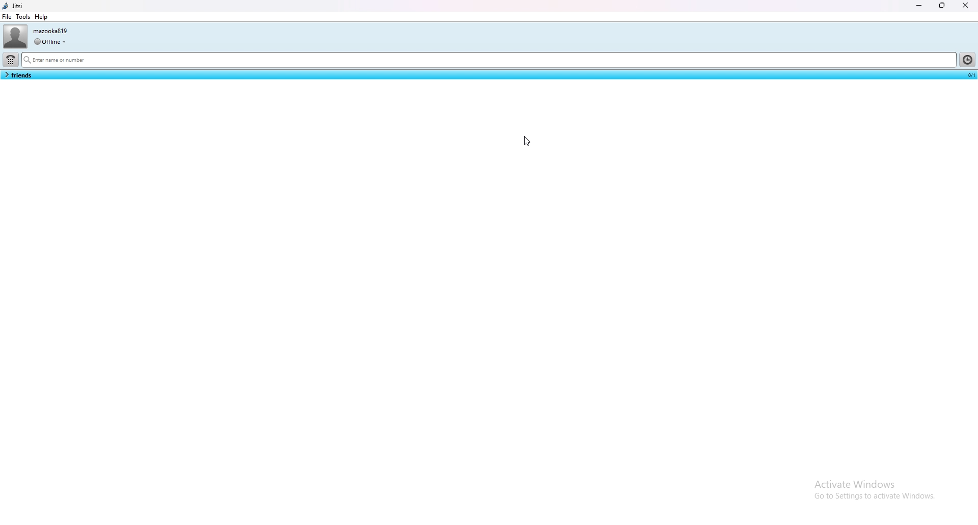  What do you see at coordinates (967, 59) in the screenshot?
I see `history` at bounding box center [967, 59].